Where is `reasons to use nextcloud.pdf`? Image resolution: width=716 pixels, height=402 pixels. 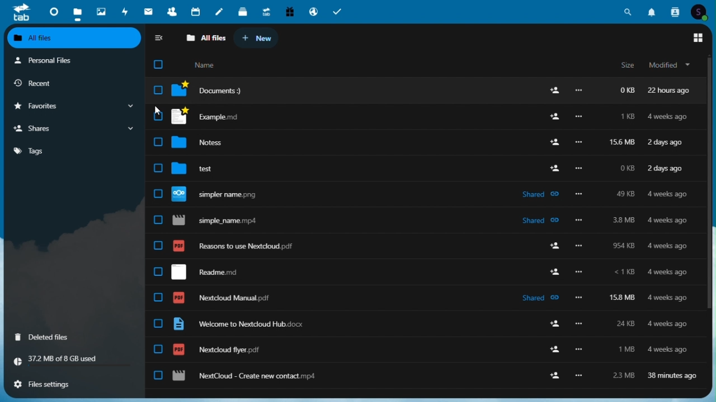 reasons to use nextcloud.pdf is located at coordinates (246, 247).